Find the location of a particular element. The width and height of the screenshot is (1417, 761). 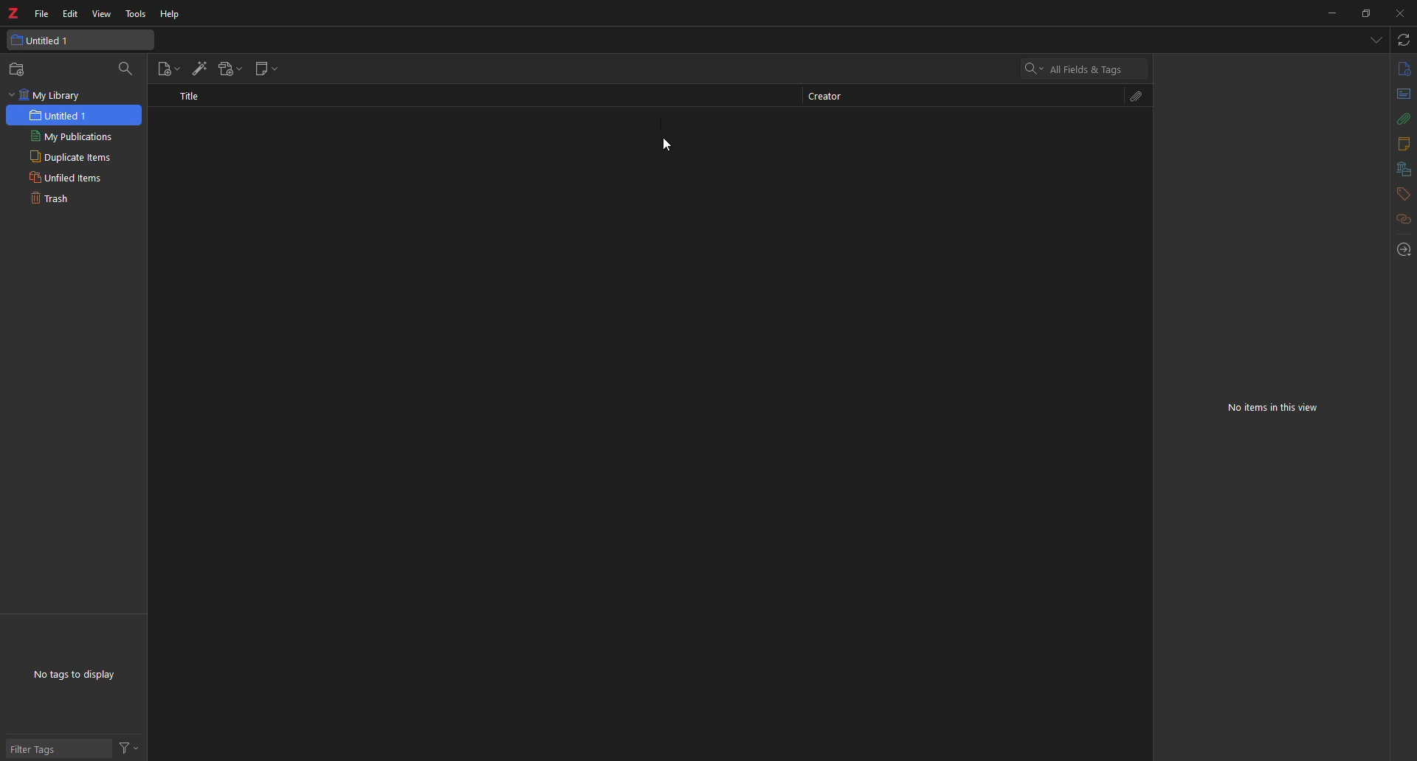

search is located at coordinates (1076, 71).